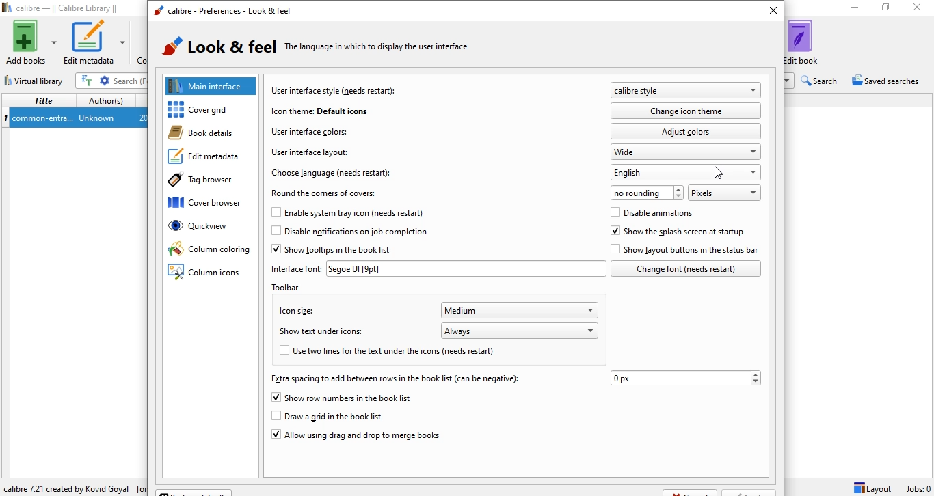 The image size is (934, 496). I want to click on advanced search, so click(105, 81).